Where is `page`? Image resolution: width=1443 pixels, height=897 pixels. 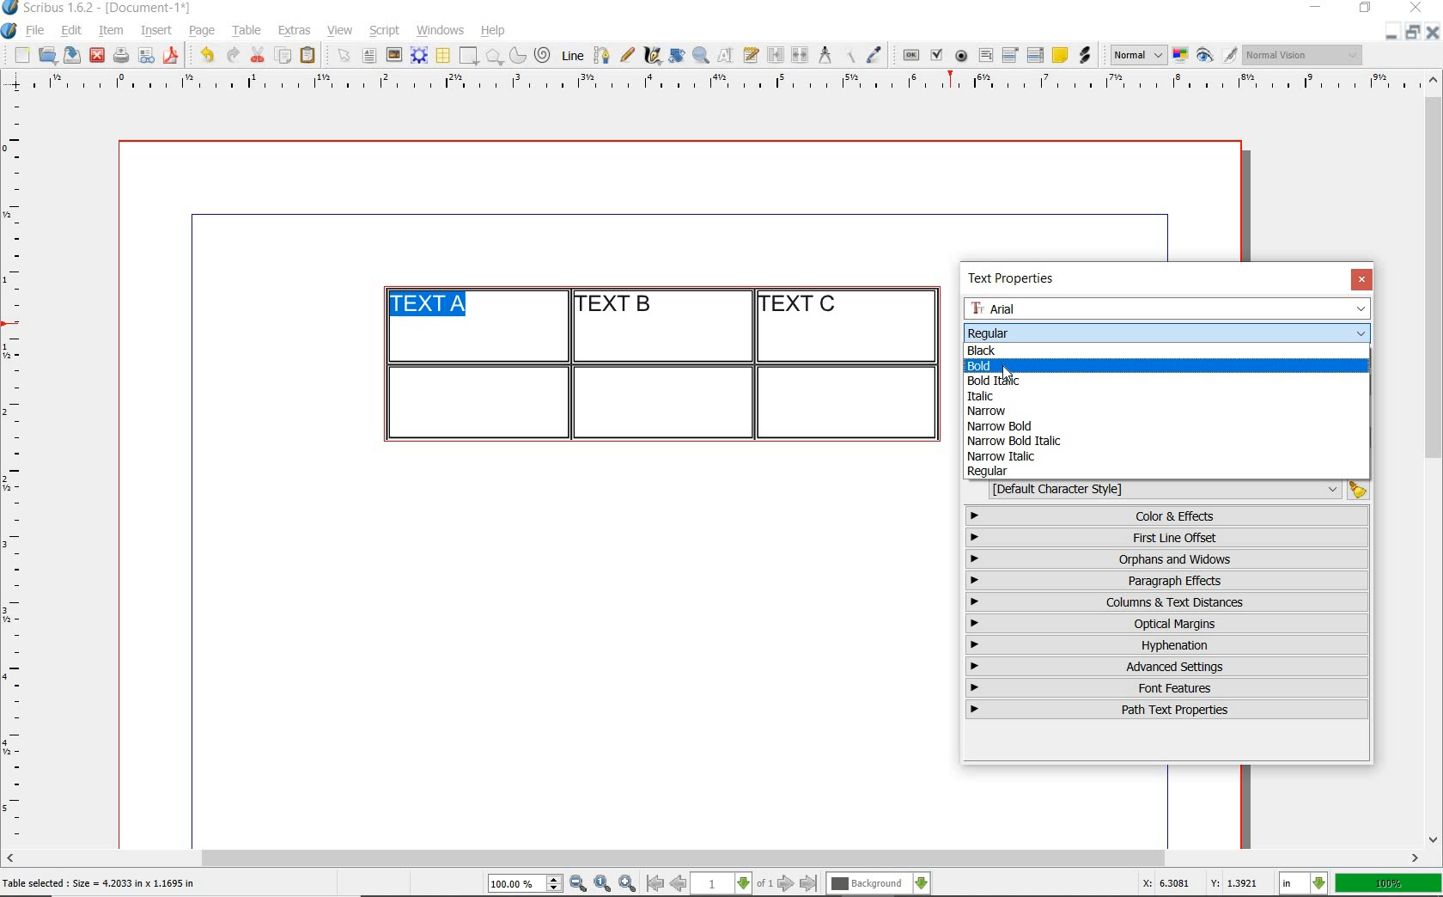
page is located at coordinates (202, 30).